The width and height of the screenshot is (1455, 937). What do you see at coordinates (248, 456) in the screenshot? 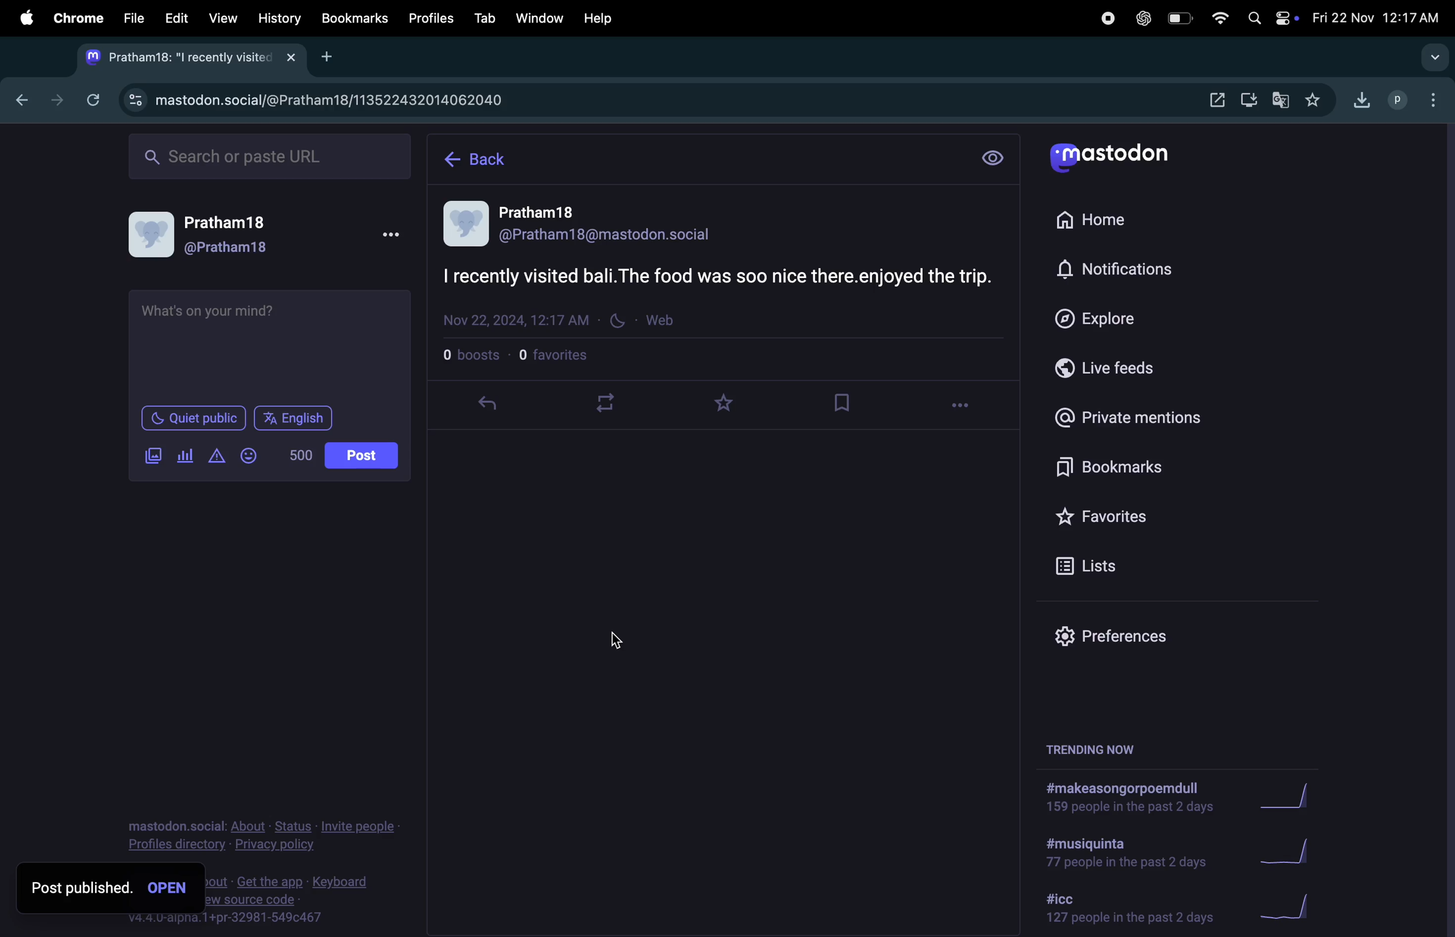
I see `add emoji` at bounding box center [248, 456].